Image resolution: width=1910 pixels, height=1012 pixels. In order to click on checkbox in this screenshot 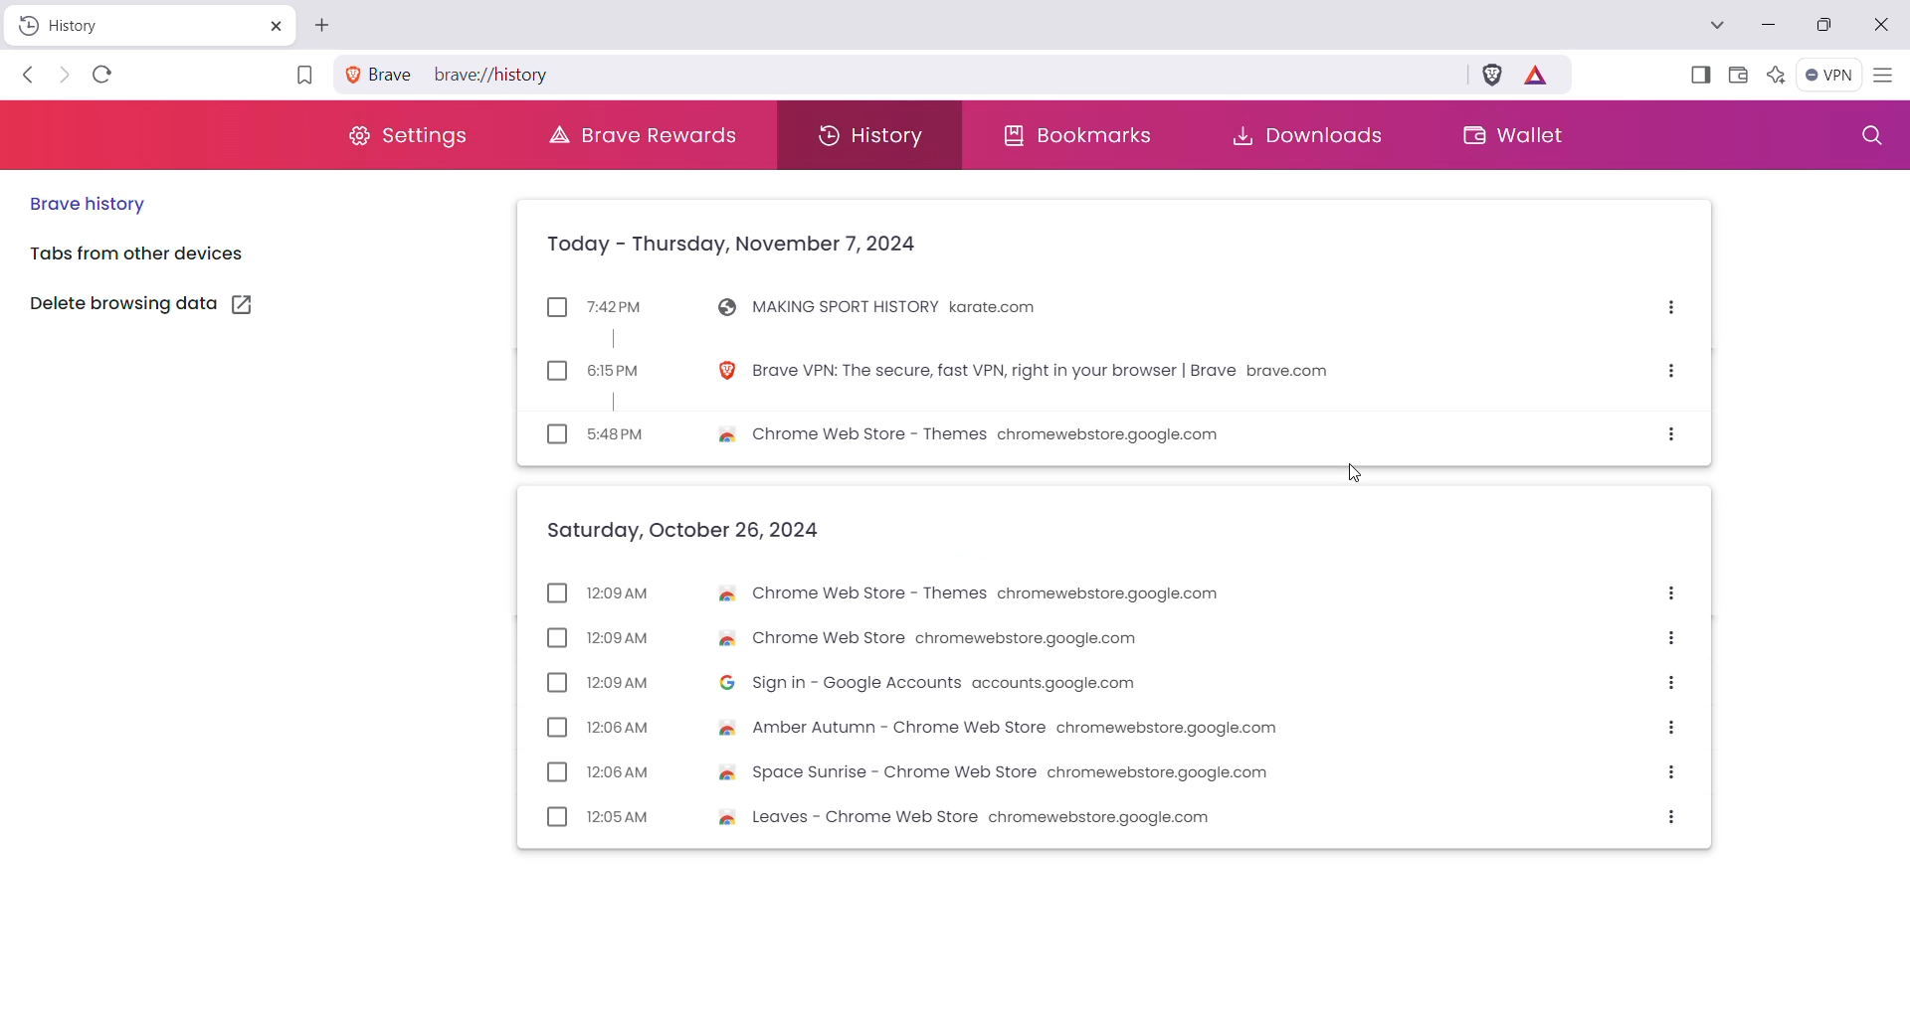, I will do `click(548, 369)`.